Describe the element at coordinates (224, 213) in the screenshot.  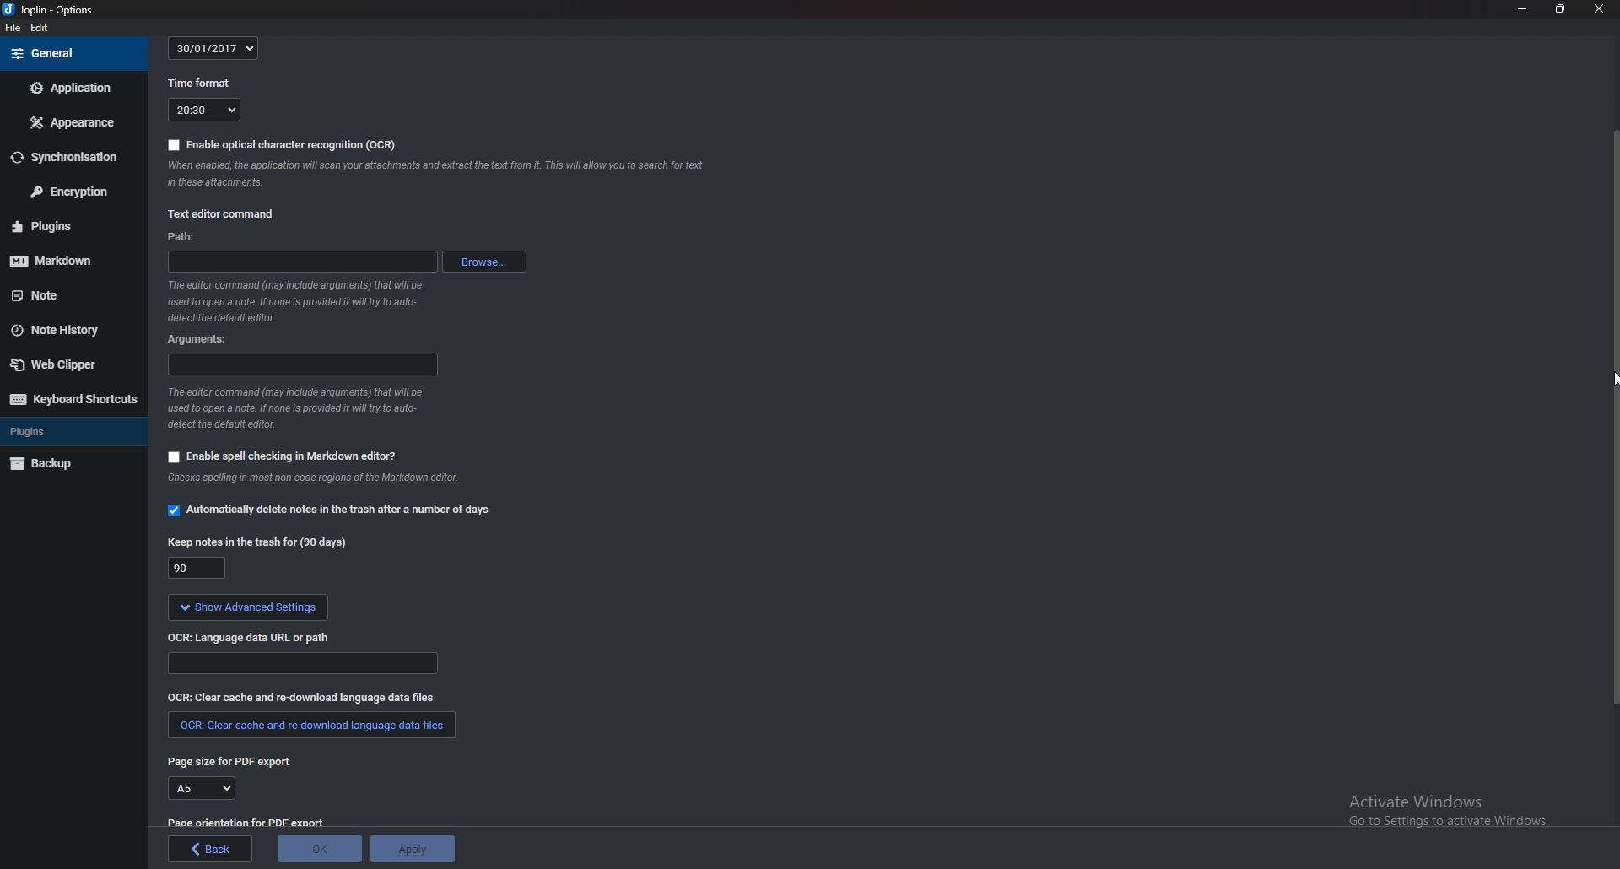
I see `Text editor command` at that location.